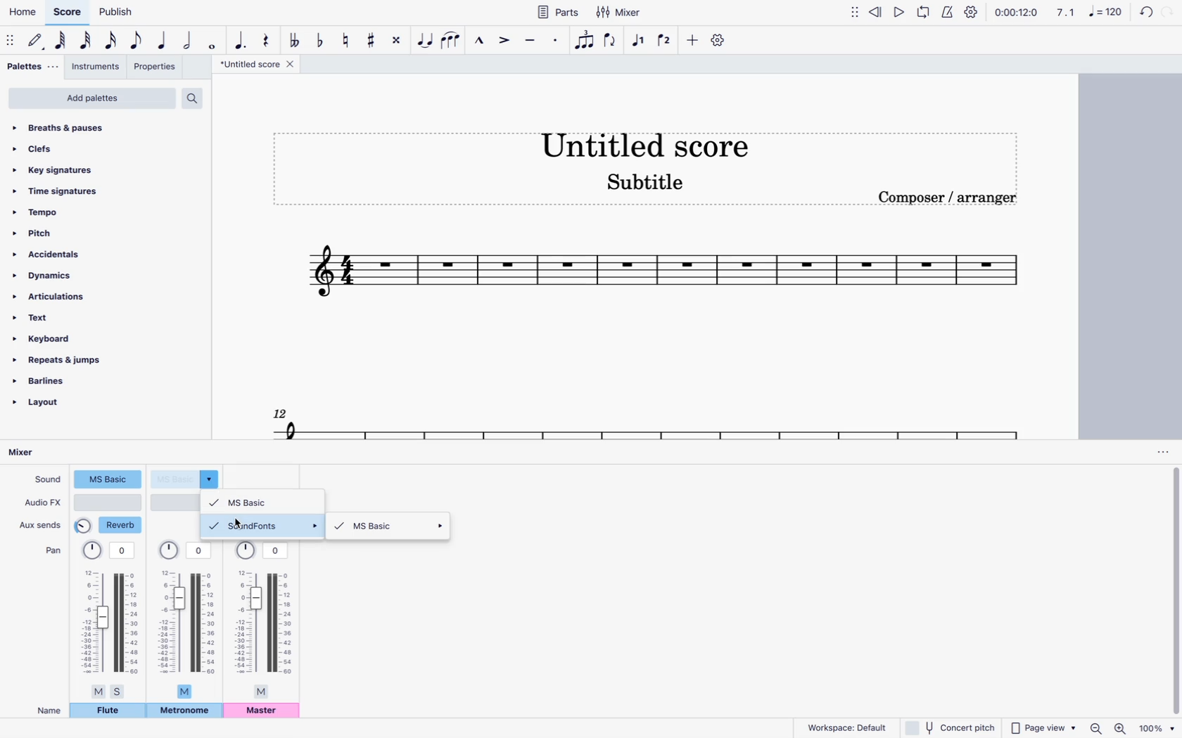 This screenshot has width=1182, height=738. Describe the element at coordinates (93, 167) in the screenshot. I see `key signatures` at that location.